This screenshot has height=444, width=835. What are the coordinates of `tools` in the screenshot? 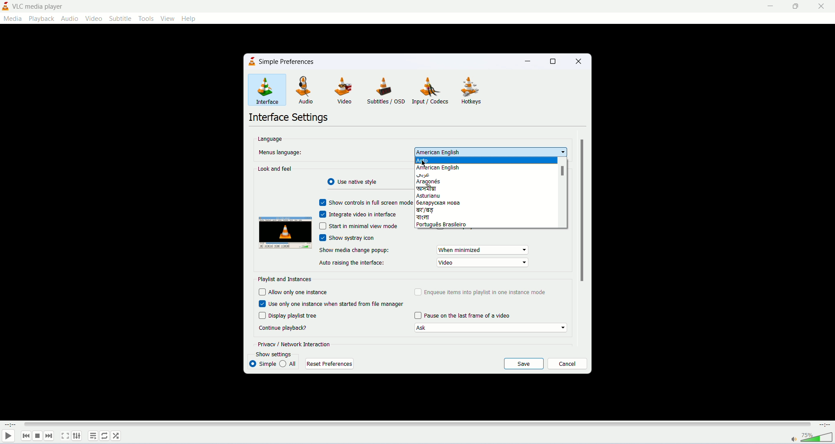 It's located at (147, 19).